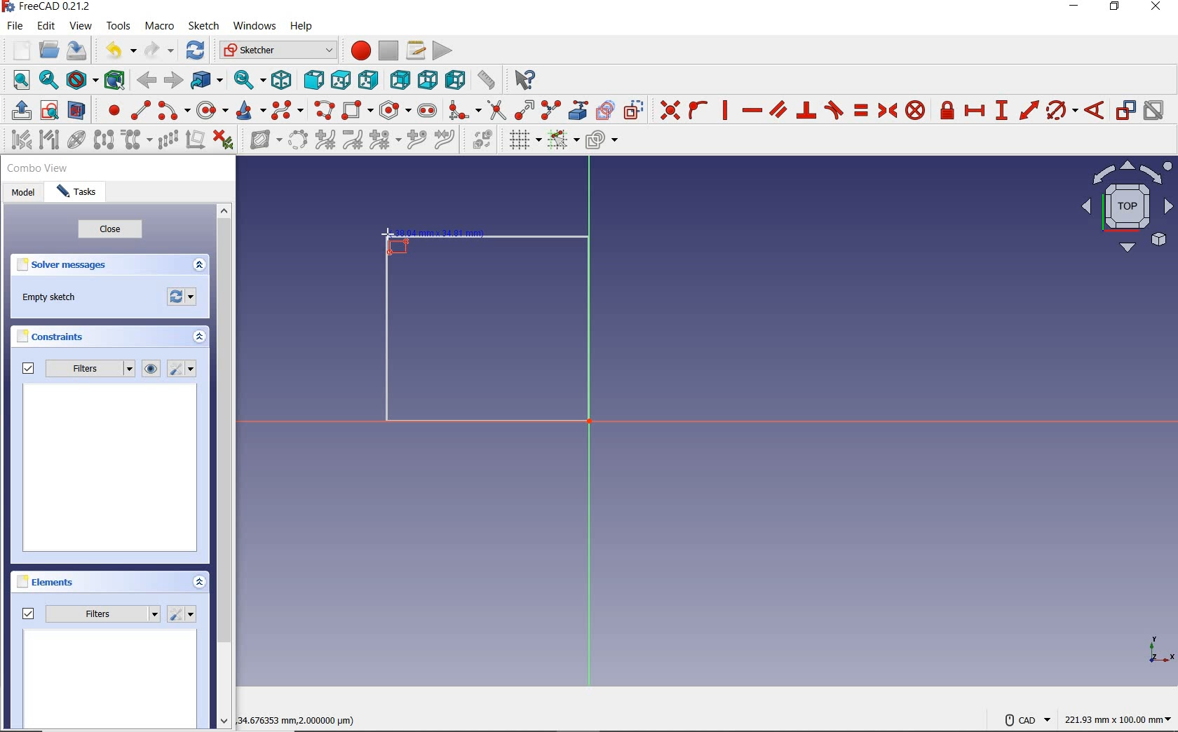 Image resolution: width=1178 pixels, height=732 pixels. Describe the element at coordinates (140, 110) in the screenshot. I see `create line` at that location.